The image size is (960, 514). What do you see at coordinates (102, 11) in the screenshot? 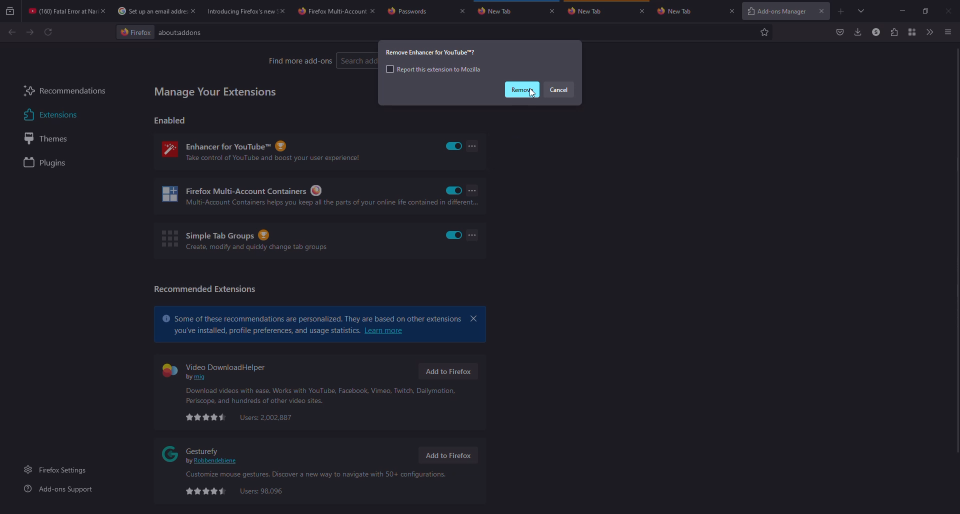
I see `Close` at bounding box center [102, 11].